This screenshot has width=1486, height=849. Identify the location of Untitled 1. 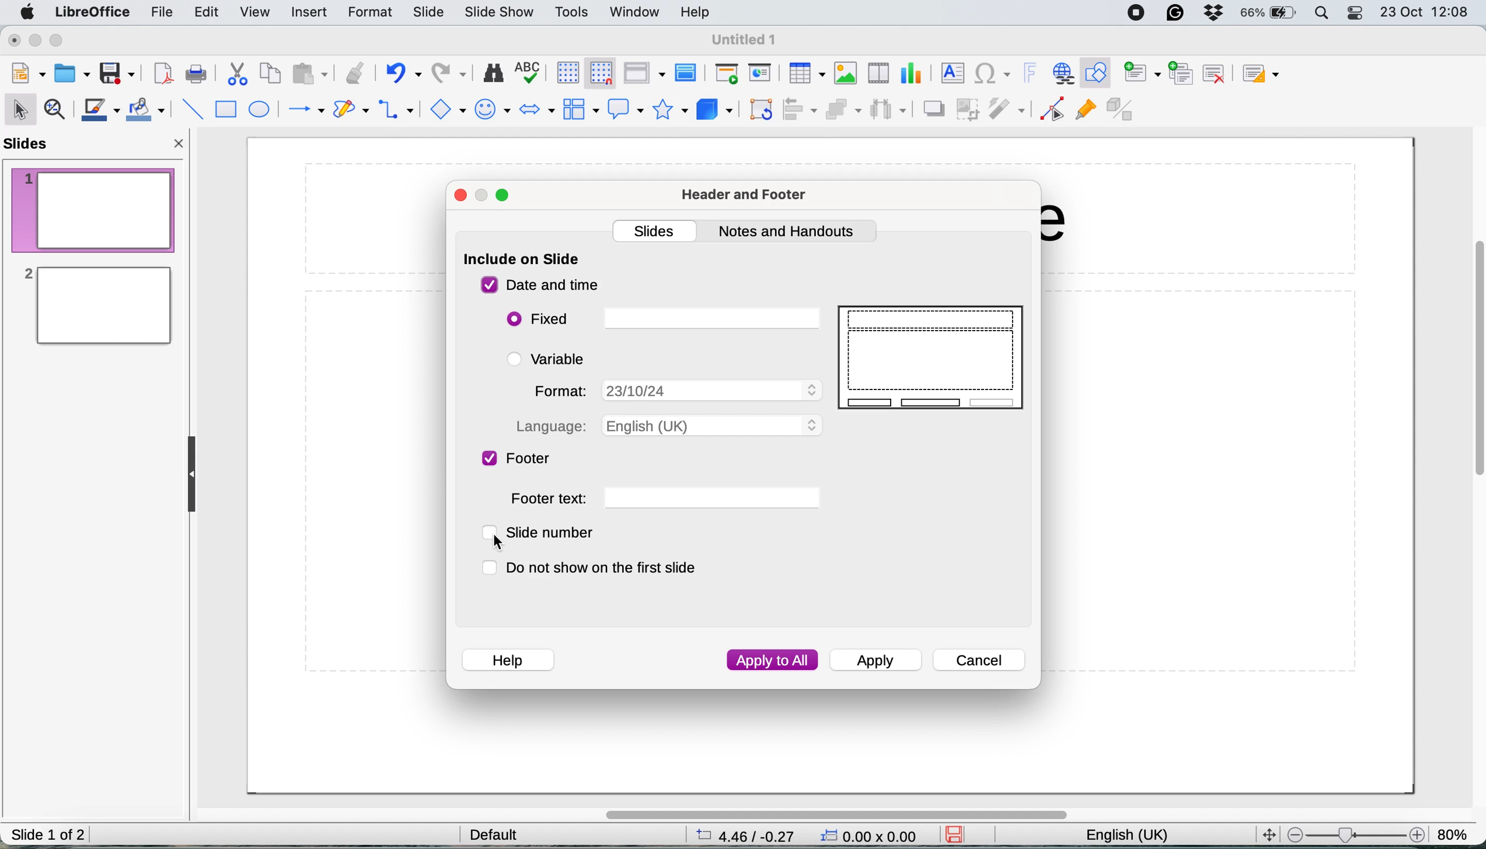
(745, 40).